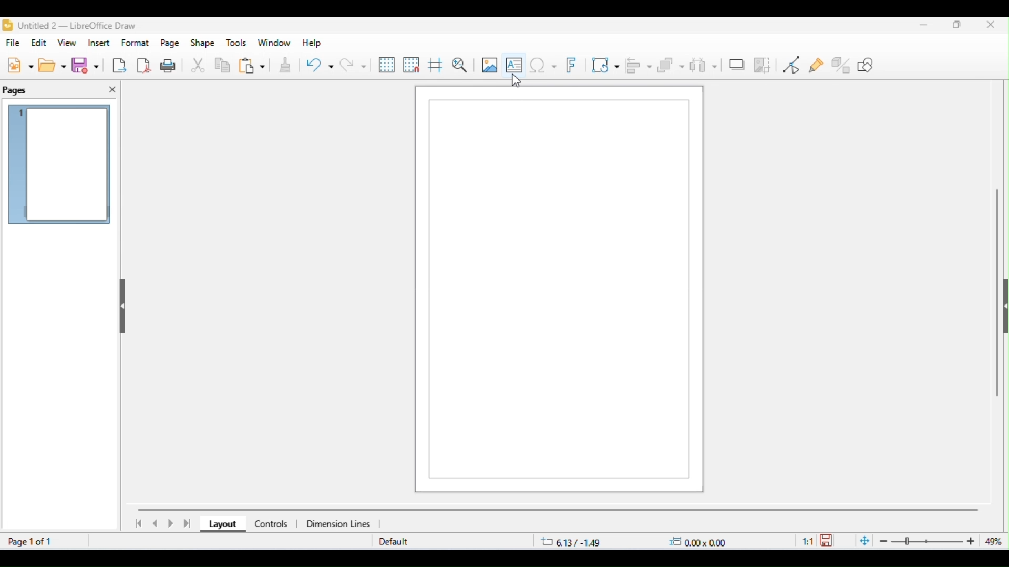 The image size is (1009, 567). I want to click on layout, so click(220, 525).